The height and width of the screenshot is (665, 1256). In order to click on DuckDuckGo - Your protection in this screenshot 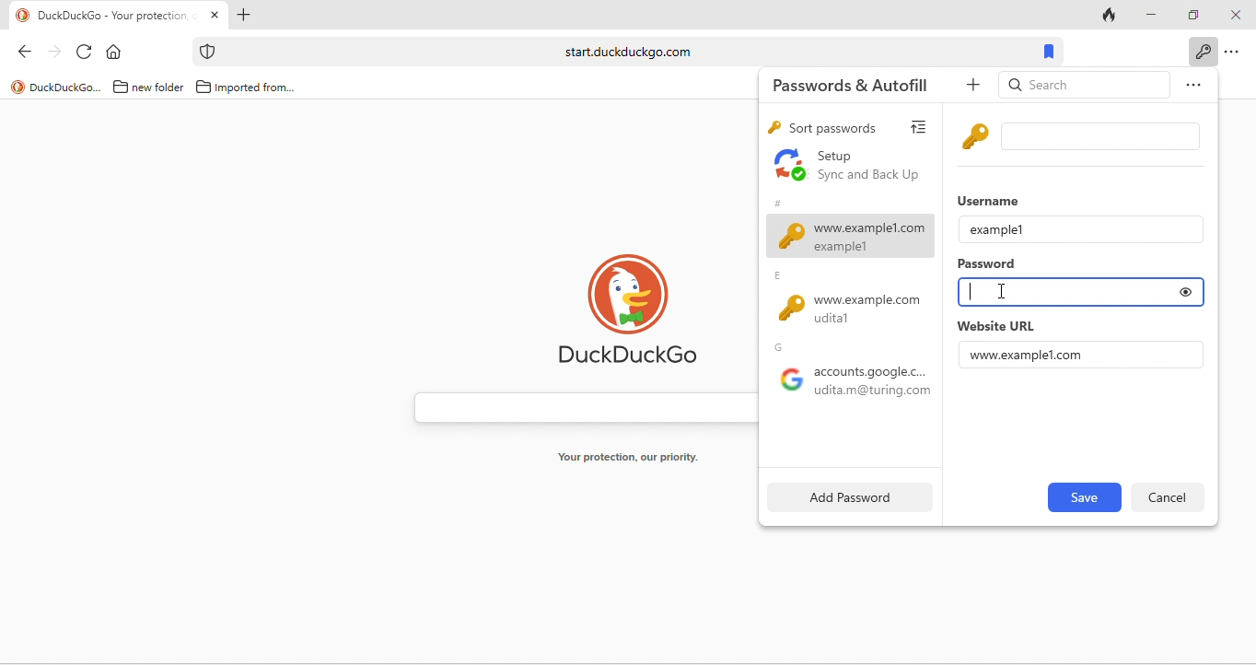, I will do `click(119, 16)`.